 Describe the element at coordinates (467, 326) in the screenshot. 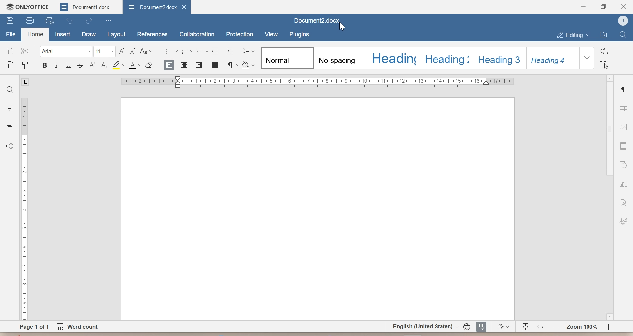

I see `Set document language` at that location.